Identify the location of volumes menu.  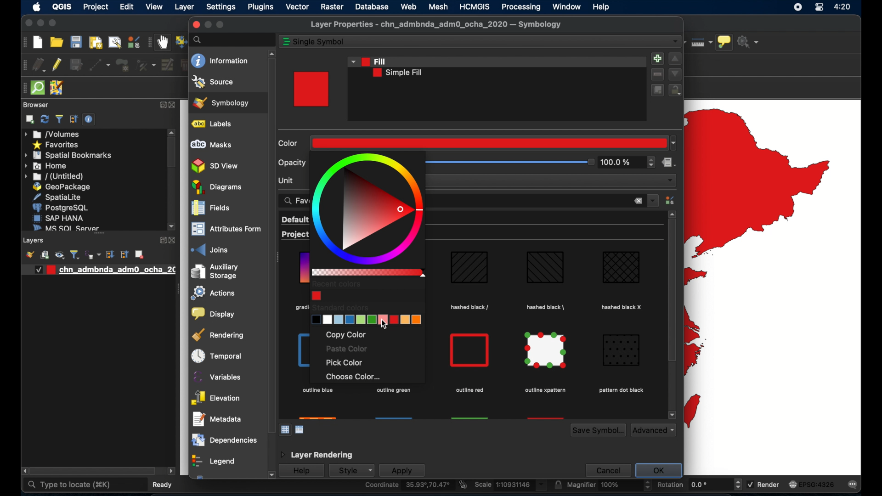
(53, 134).